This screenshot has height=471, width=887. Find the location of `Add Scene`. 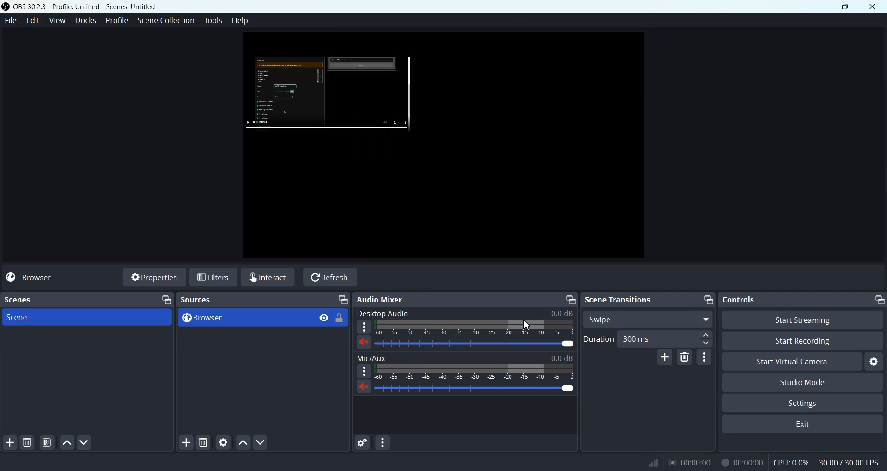

Add Scene is located at coordinates (10, 443).